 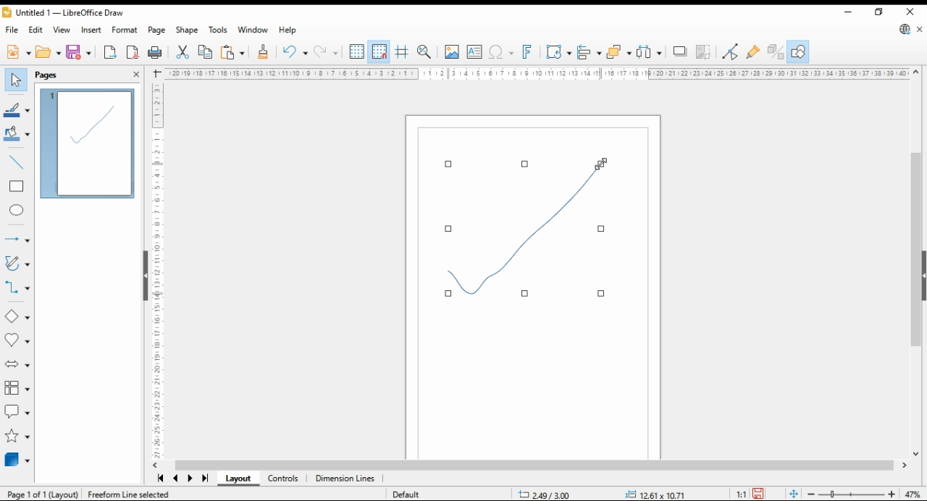 I want to click on basic shapes, so click(x=17, y=315).